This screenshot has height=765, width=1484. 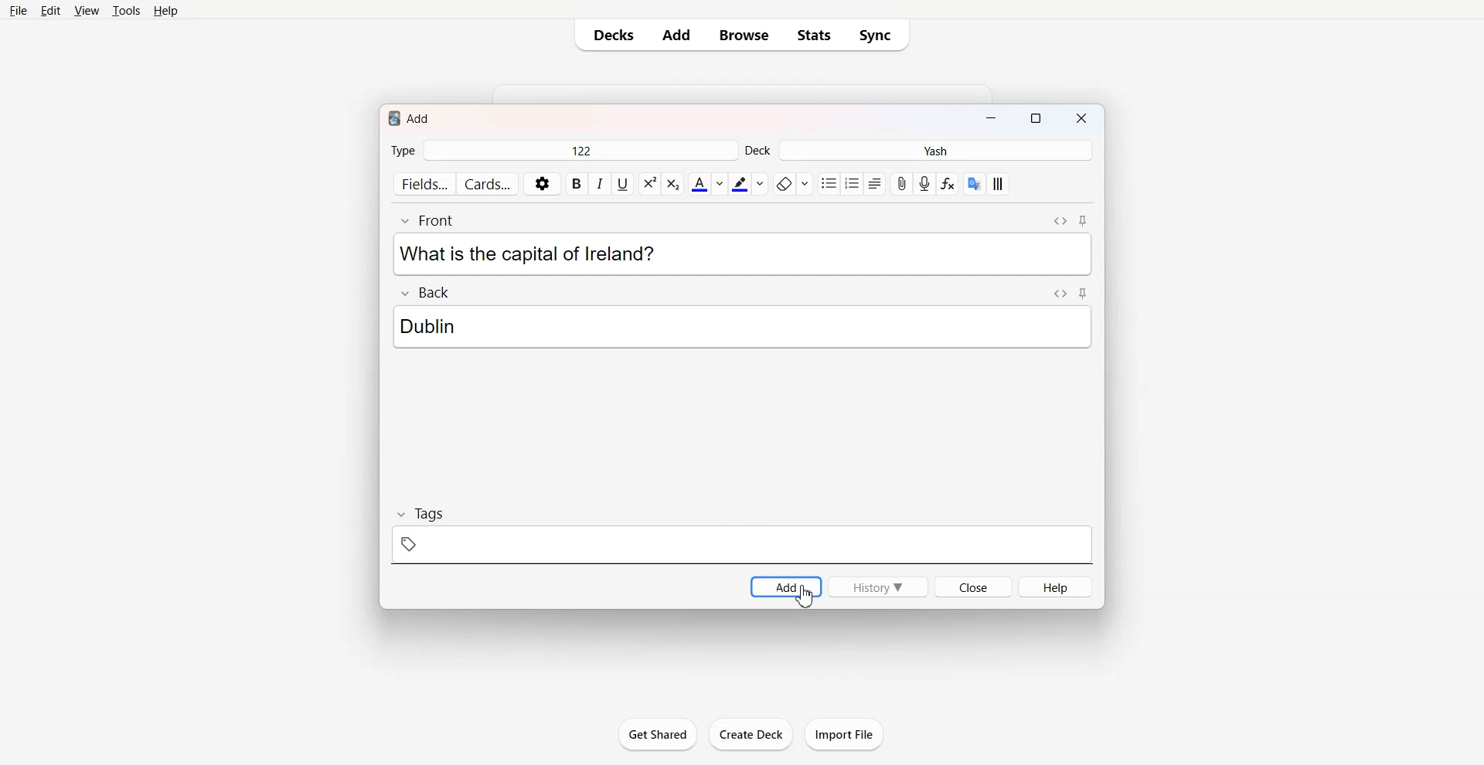 What do you see at coordinates (828, 184) in the screenshot?
I see `Unorder List` at bounding box center [828, 184].